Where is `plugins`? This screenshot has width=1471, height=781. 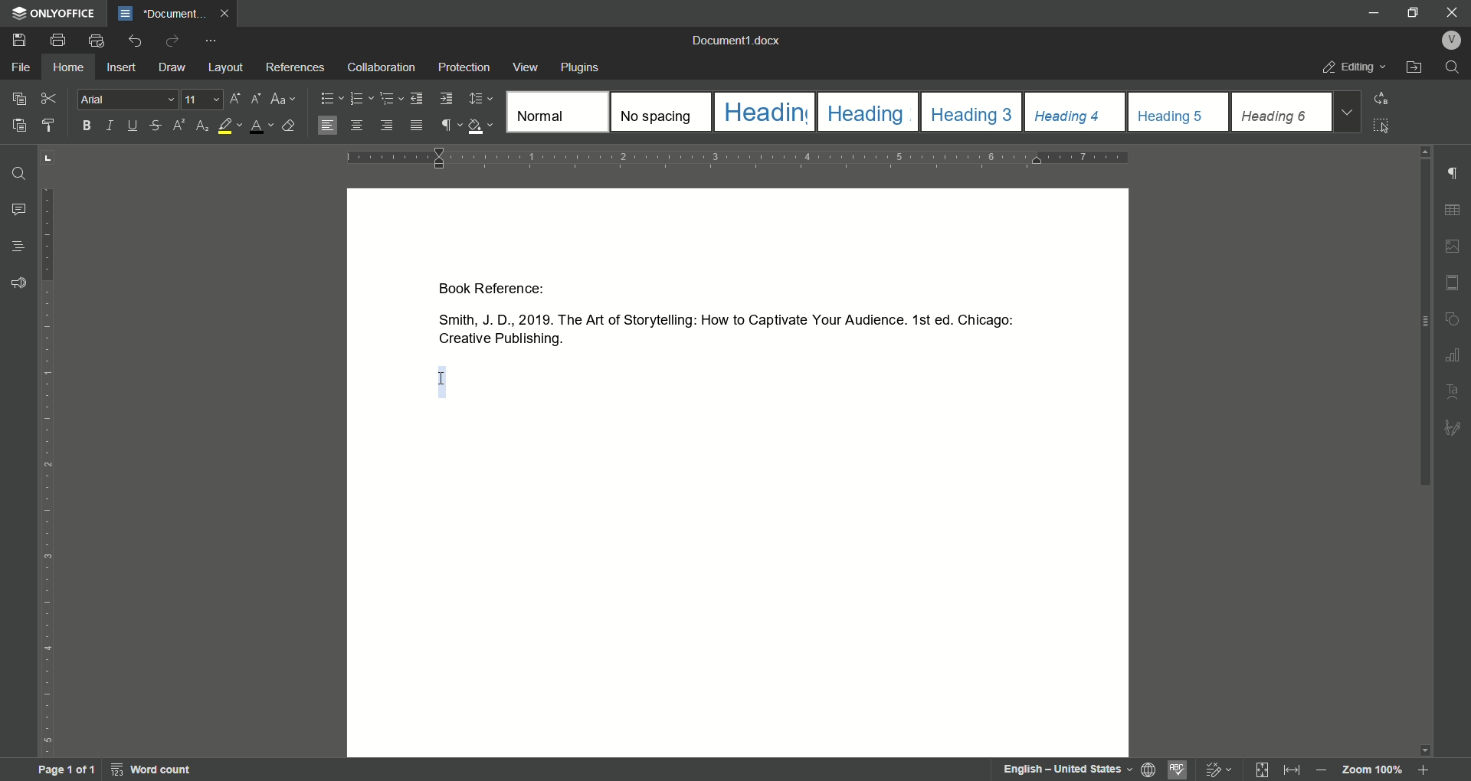
plugins is located at coordinates (581, 67).